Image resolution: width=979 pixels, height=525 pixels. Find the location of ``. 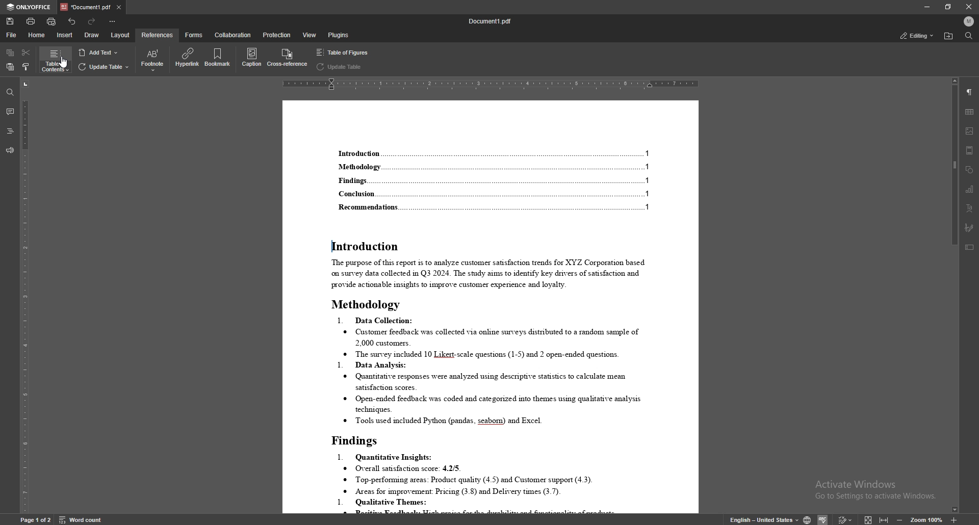

 is located at coordinates (844, 520).